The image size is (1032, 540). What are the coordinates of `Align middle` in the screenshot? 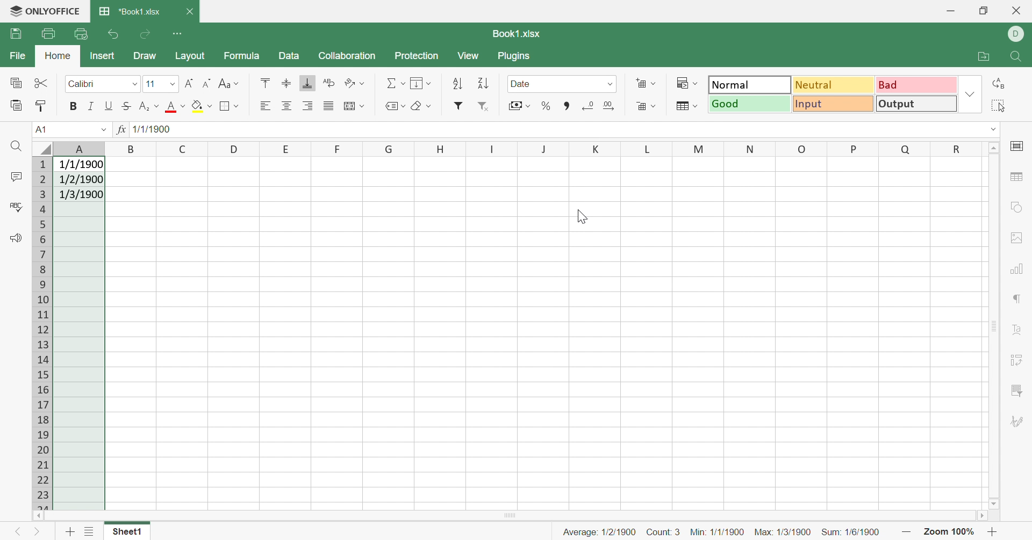 It's located at (287, 84).